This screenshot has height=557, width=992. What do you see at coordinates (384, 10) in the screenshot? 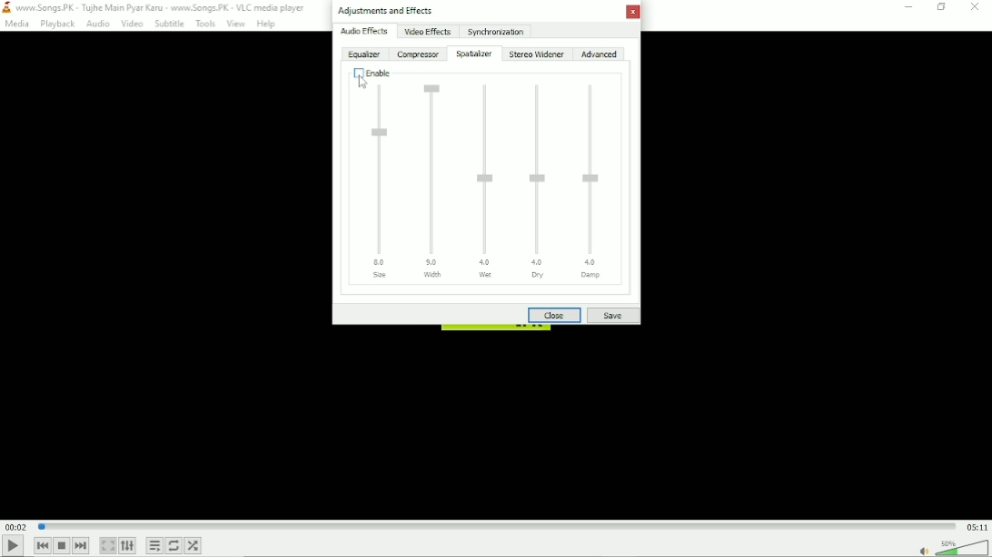
I see `Adjustments and effects` at bounding box center [384, 10].